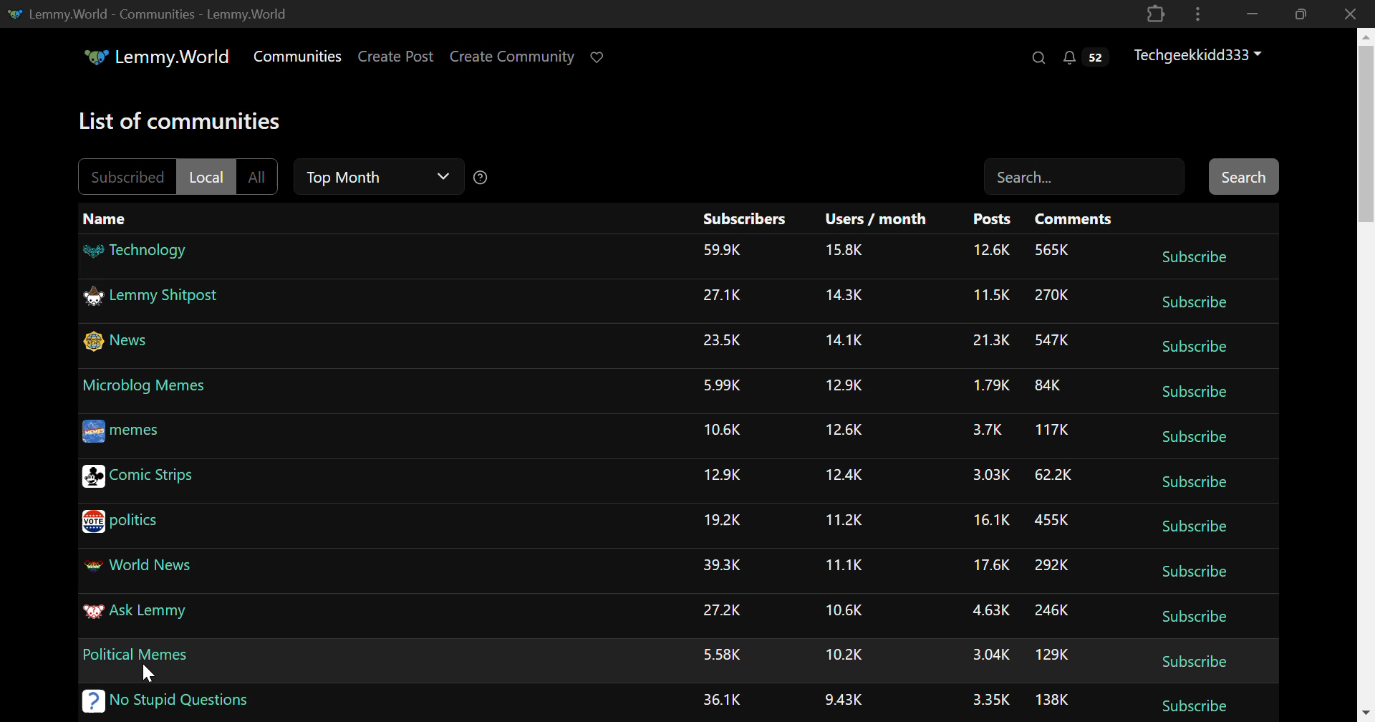 The image size is (1375, 722). I want to click on Minimize Window, so click(1298, 14).